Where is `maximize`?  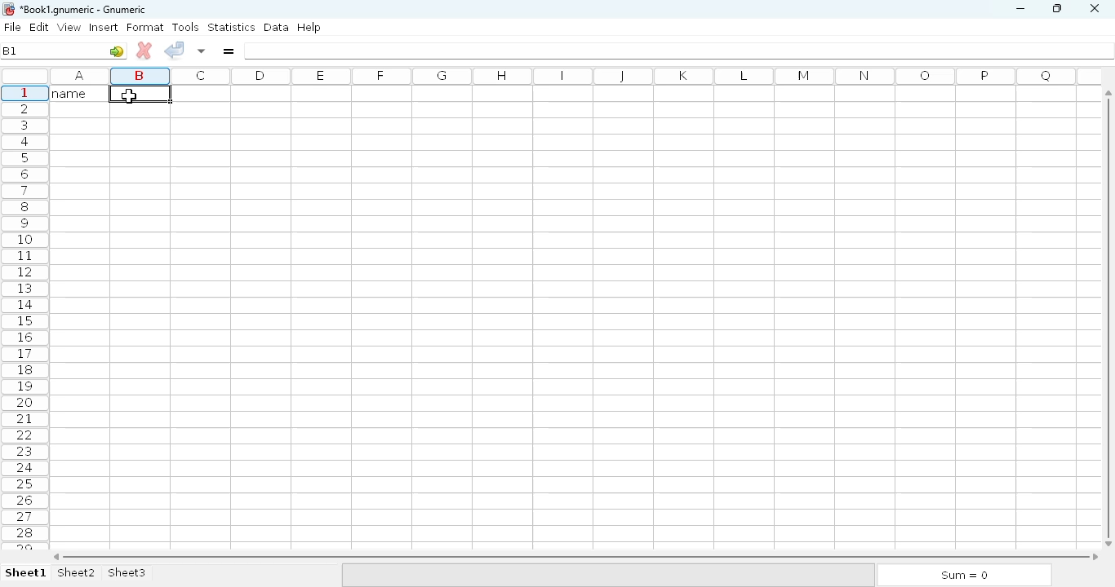 maximize is located at coordinates (1056, 7).